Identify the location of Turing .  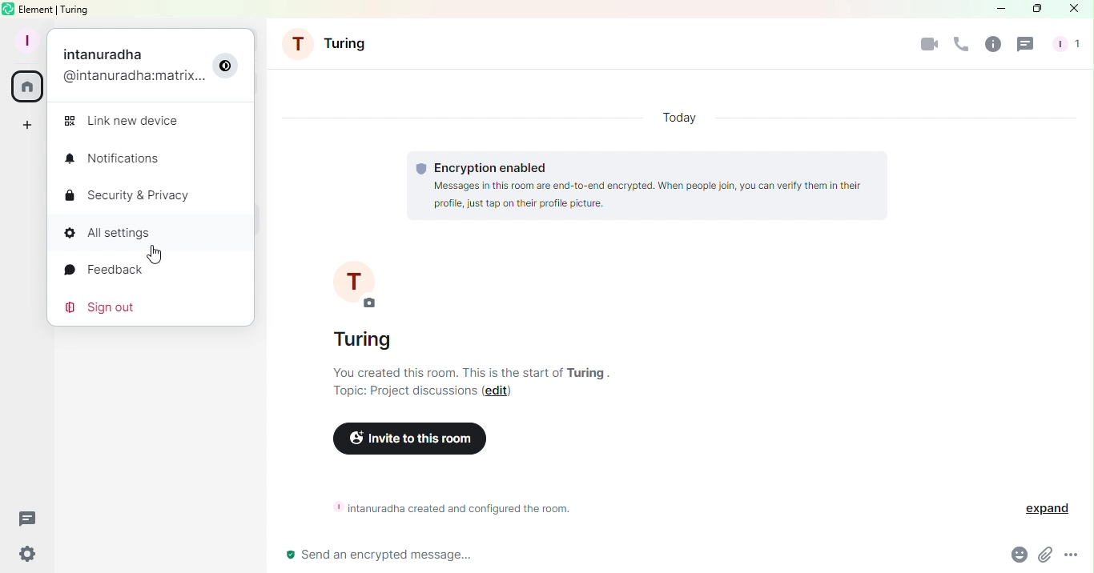
(331, 43).